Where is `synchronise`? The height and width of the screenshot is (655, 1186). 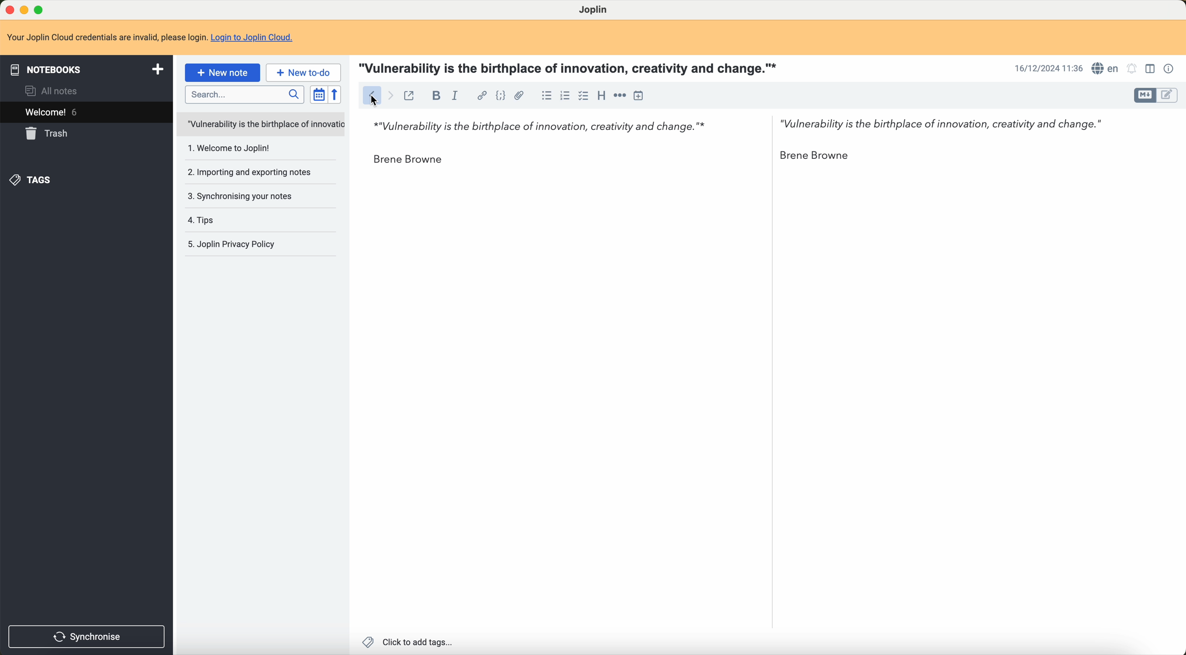 synchronise is located at coordinates (88, 636).